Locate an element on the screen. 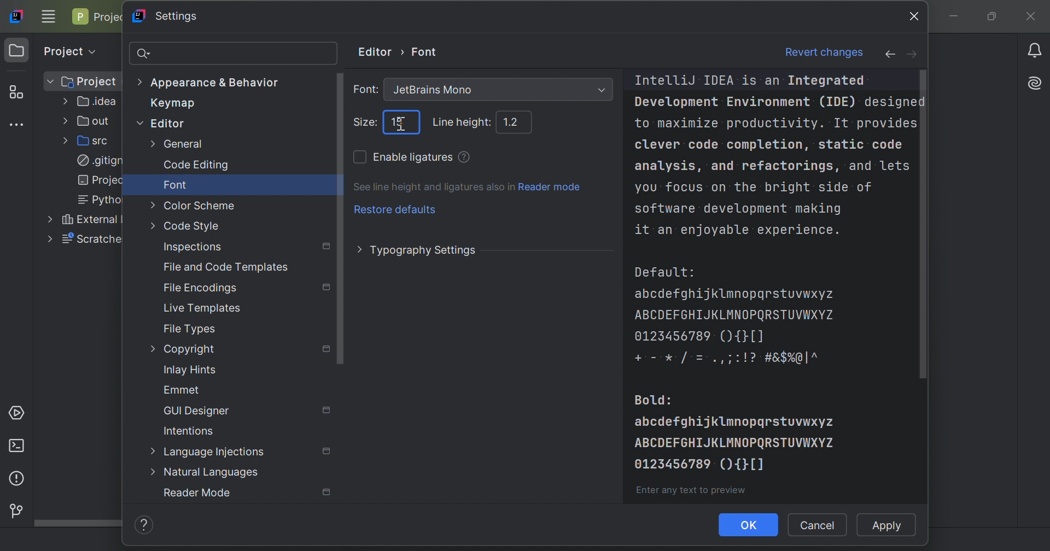  More tool windows is located at coordinates (20, 125).